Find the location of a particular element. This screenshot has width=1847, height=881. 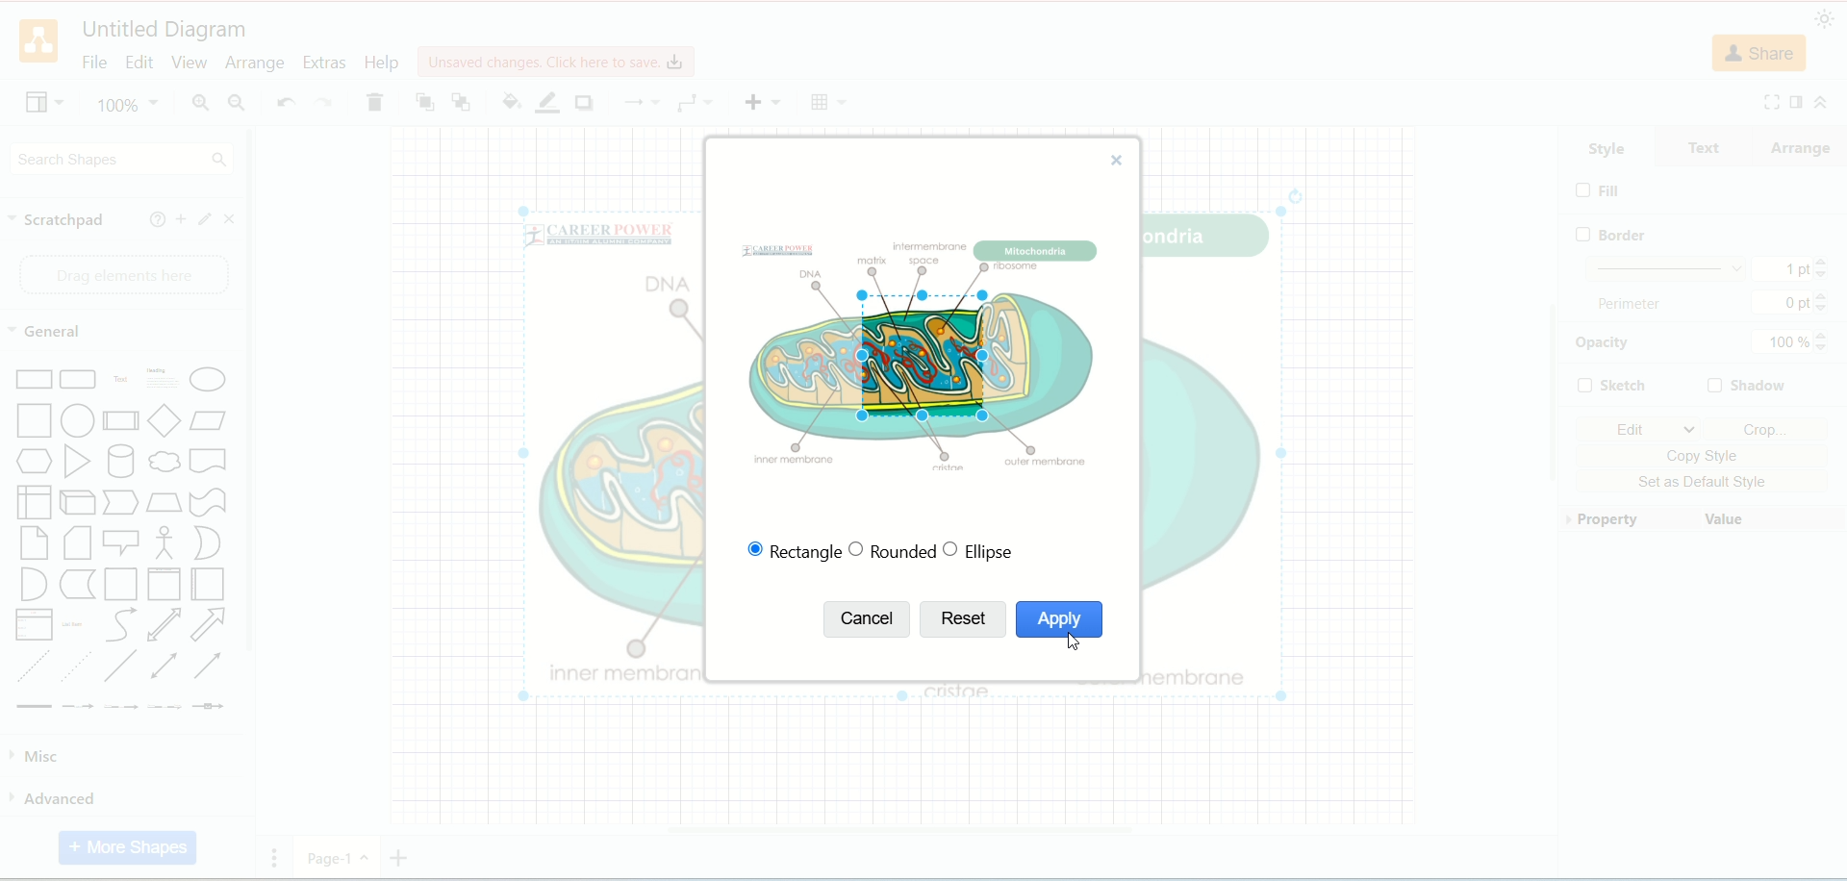

view is located at coordinates (187, 61).